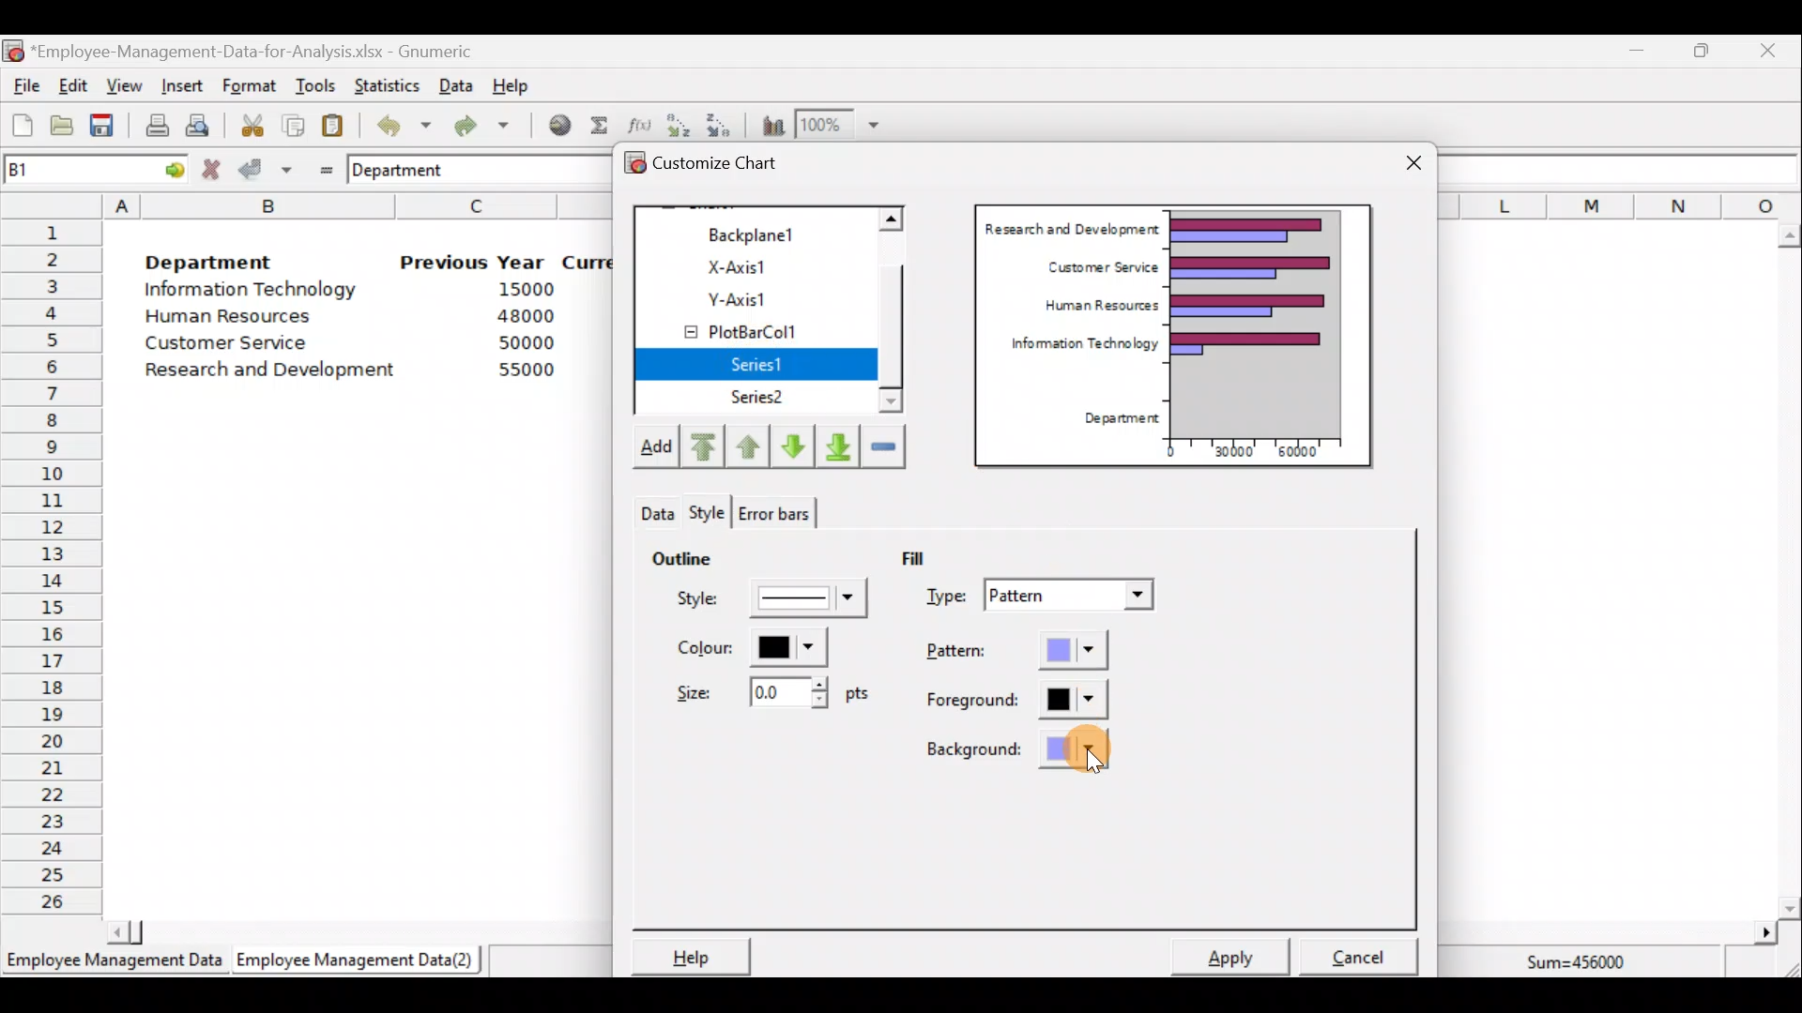 The image size is (1802, 1013). Describe the element at coordinates (13, 53) in the screenshot. I see `Gnumeric logo` at that location.